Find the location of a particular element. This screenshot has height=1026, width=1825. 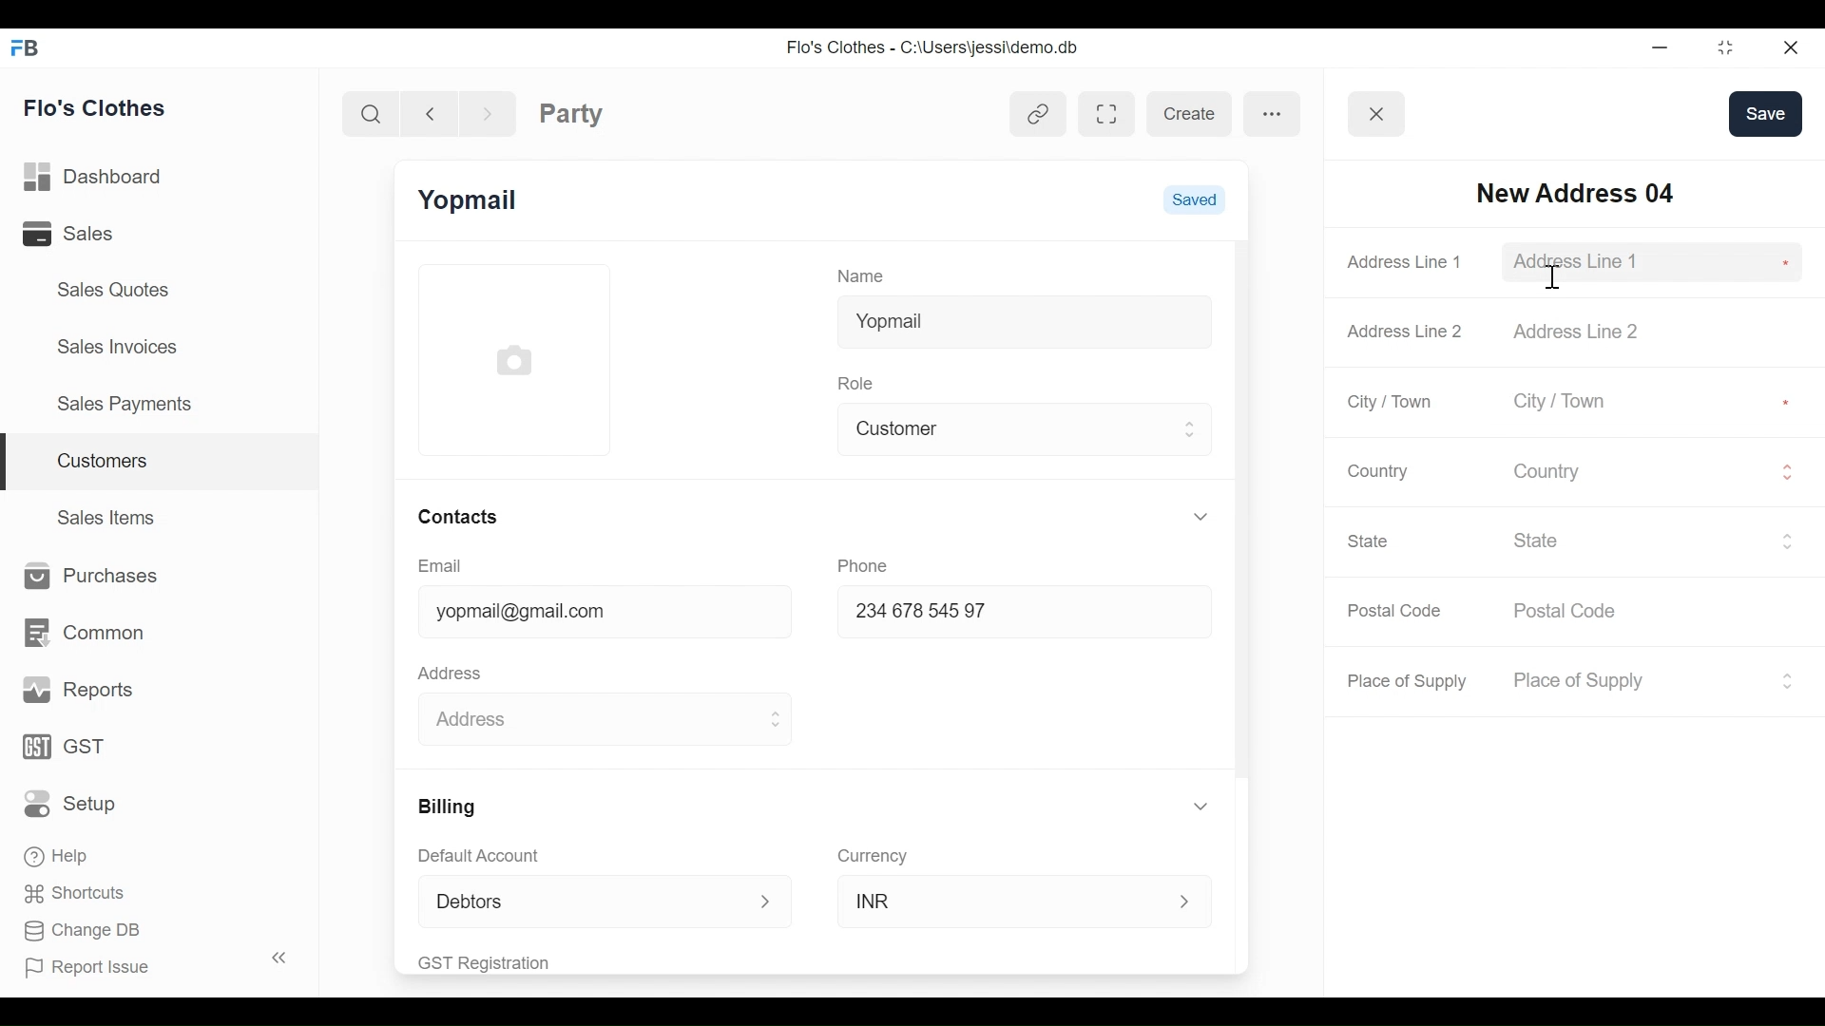

234678 54597 is located at coordinates (1006, 614).